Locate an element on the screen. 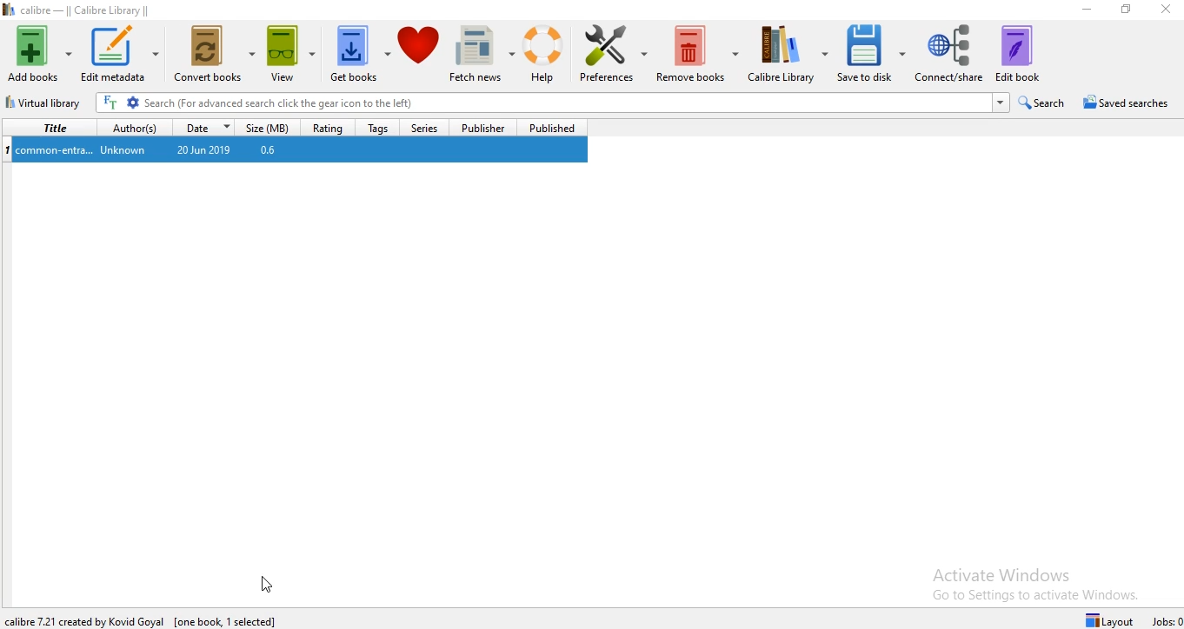 This screenshot has width=1184, height=629. Add books is located at coordinates (40, 50).